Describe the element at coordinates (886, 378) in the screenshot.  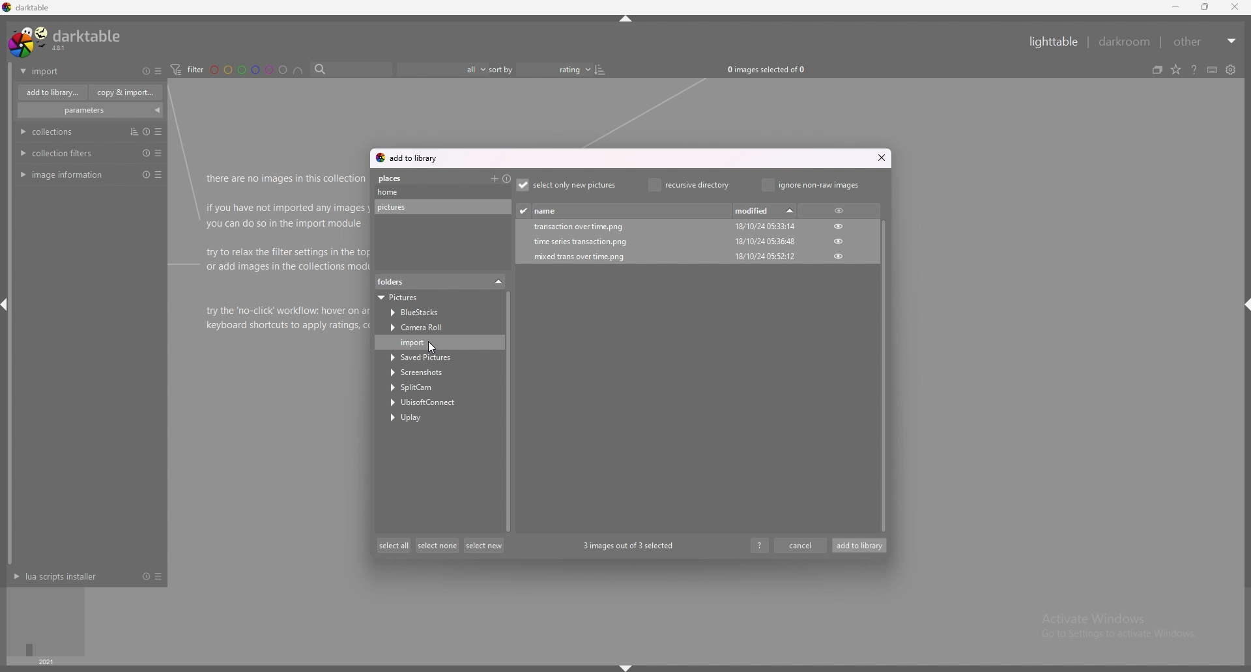
I see `scroll bar` at that location.